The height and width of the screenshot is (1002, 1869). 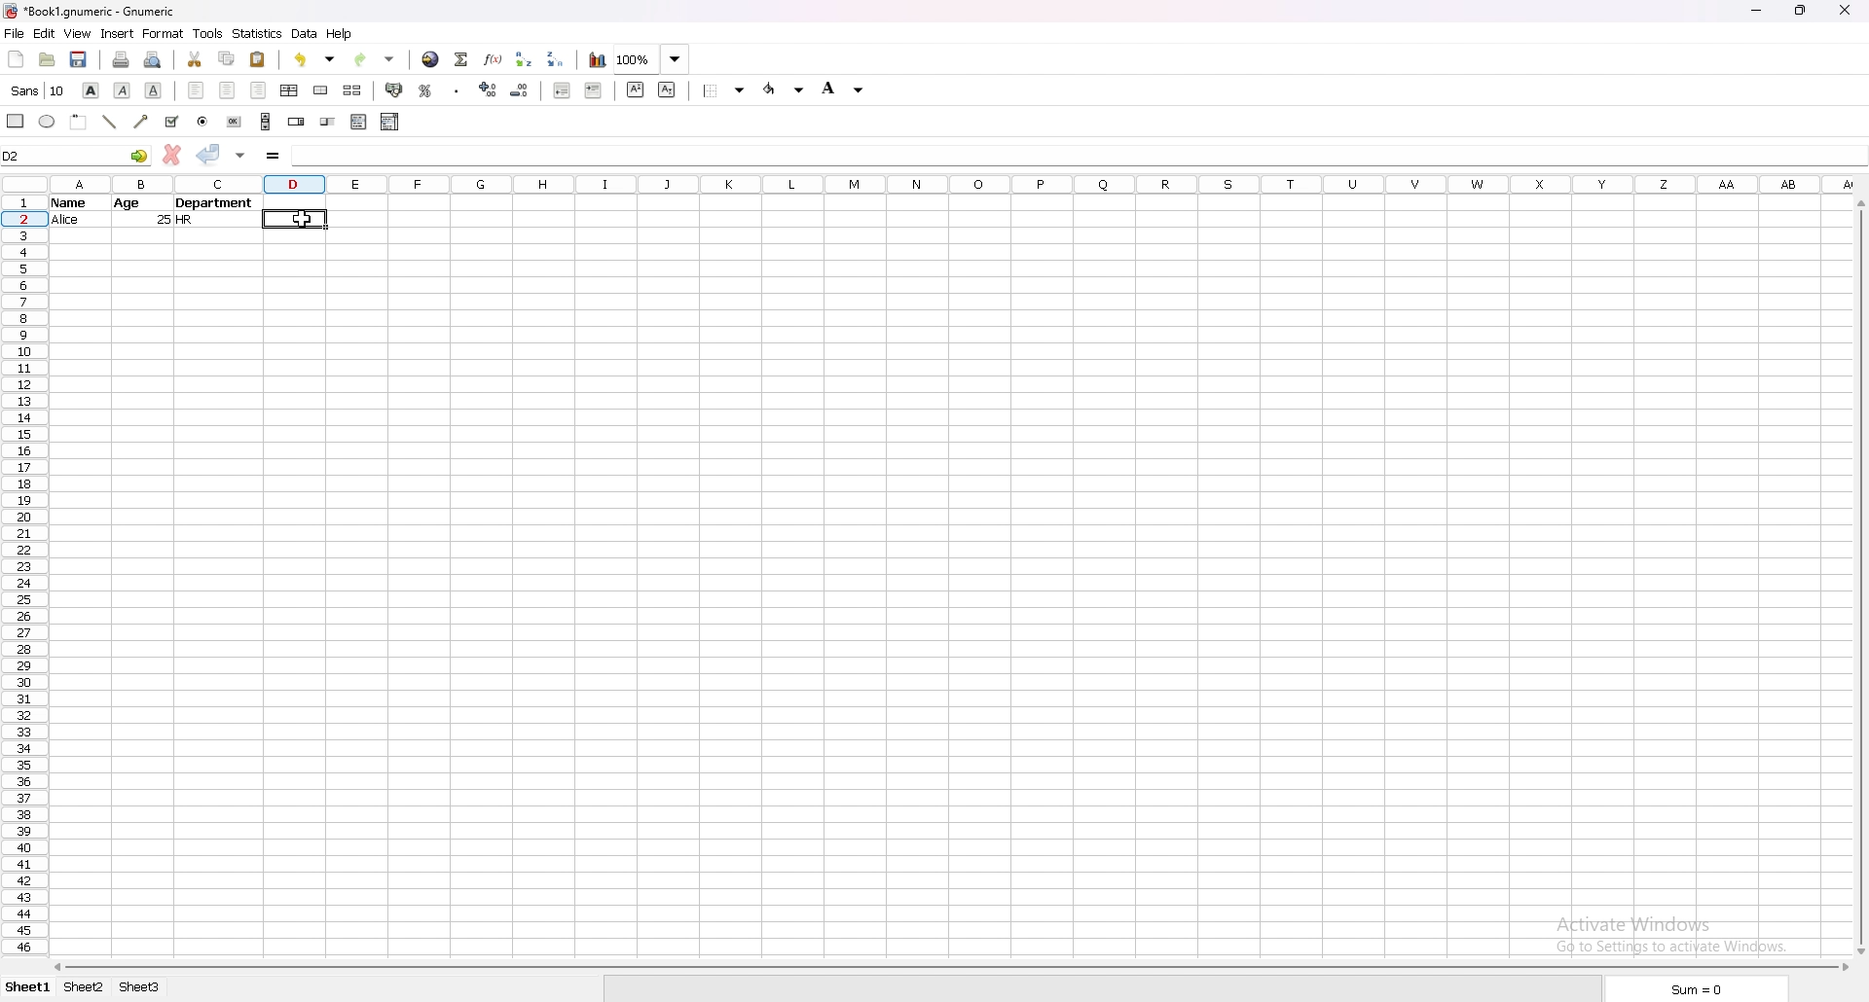 What do you see at coordinates (164, 33) in the screenshot?
I see `format` at bounding box center [164, 33].